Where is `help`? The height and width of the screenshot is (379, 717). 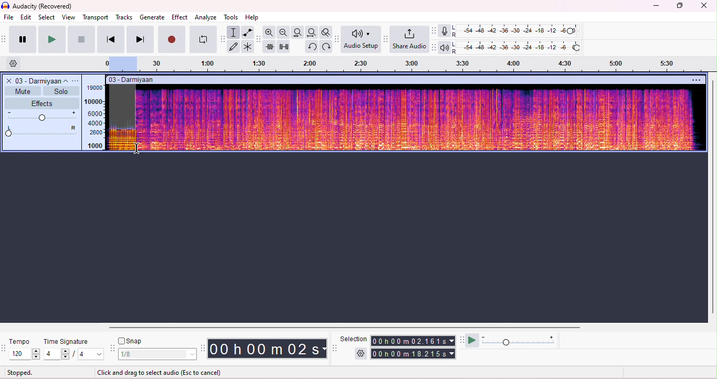 help is located at coordinates (253, 17).